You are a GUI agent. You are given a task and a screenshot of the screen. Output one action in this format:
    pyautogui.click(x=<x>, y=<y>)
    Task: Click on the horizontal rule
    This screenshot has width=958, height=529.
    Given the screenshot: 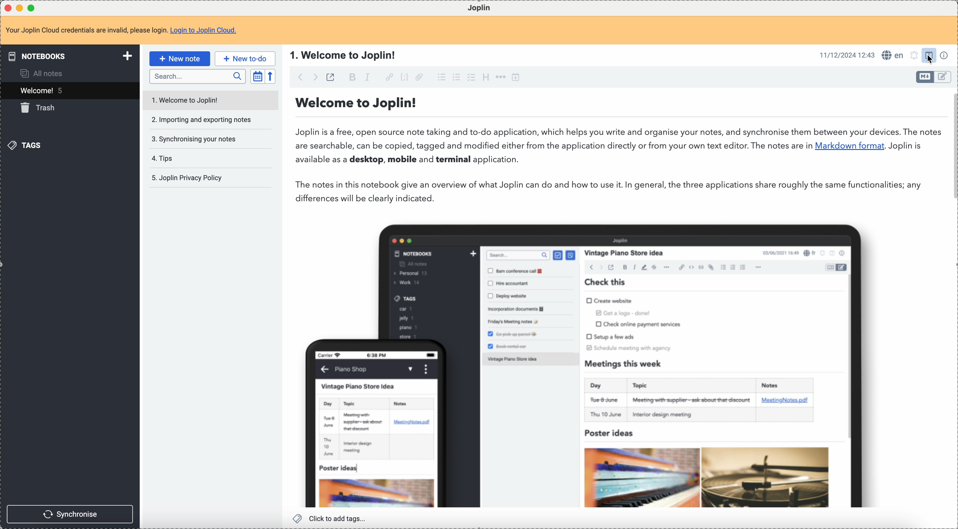 What is the action you would take?
    pyautogui.click(x=500, y=77)
    